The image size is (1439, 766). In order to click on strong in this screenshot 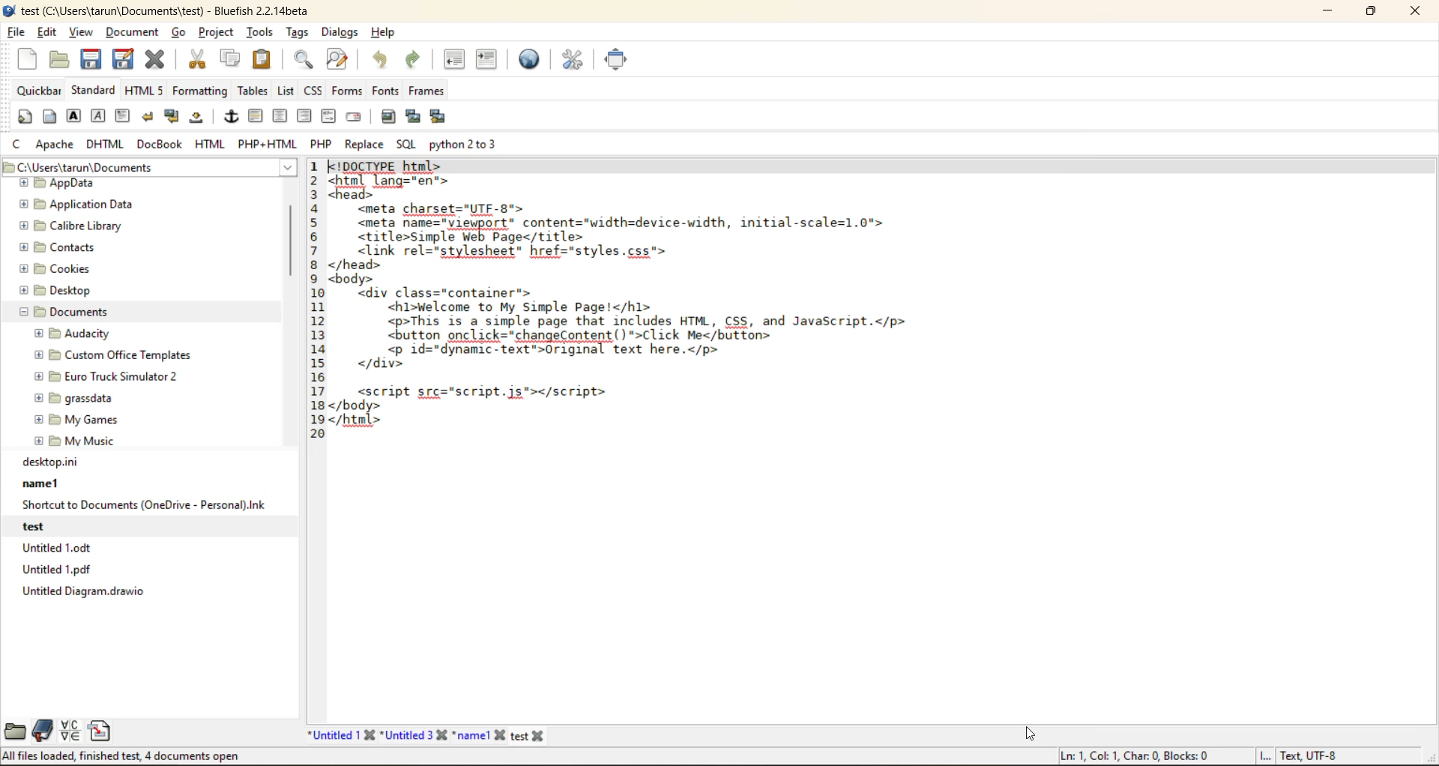, I will do `click(74, 118)`.